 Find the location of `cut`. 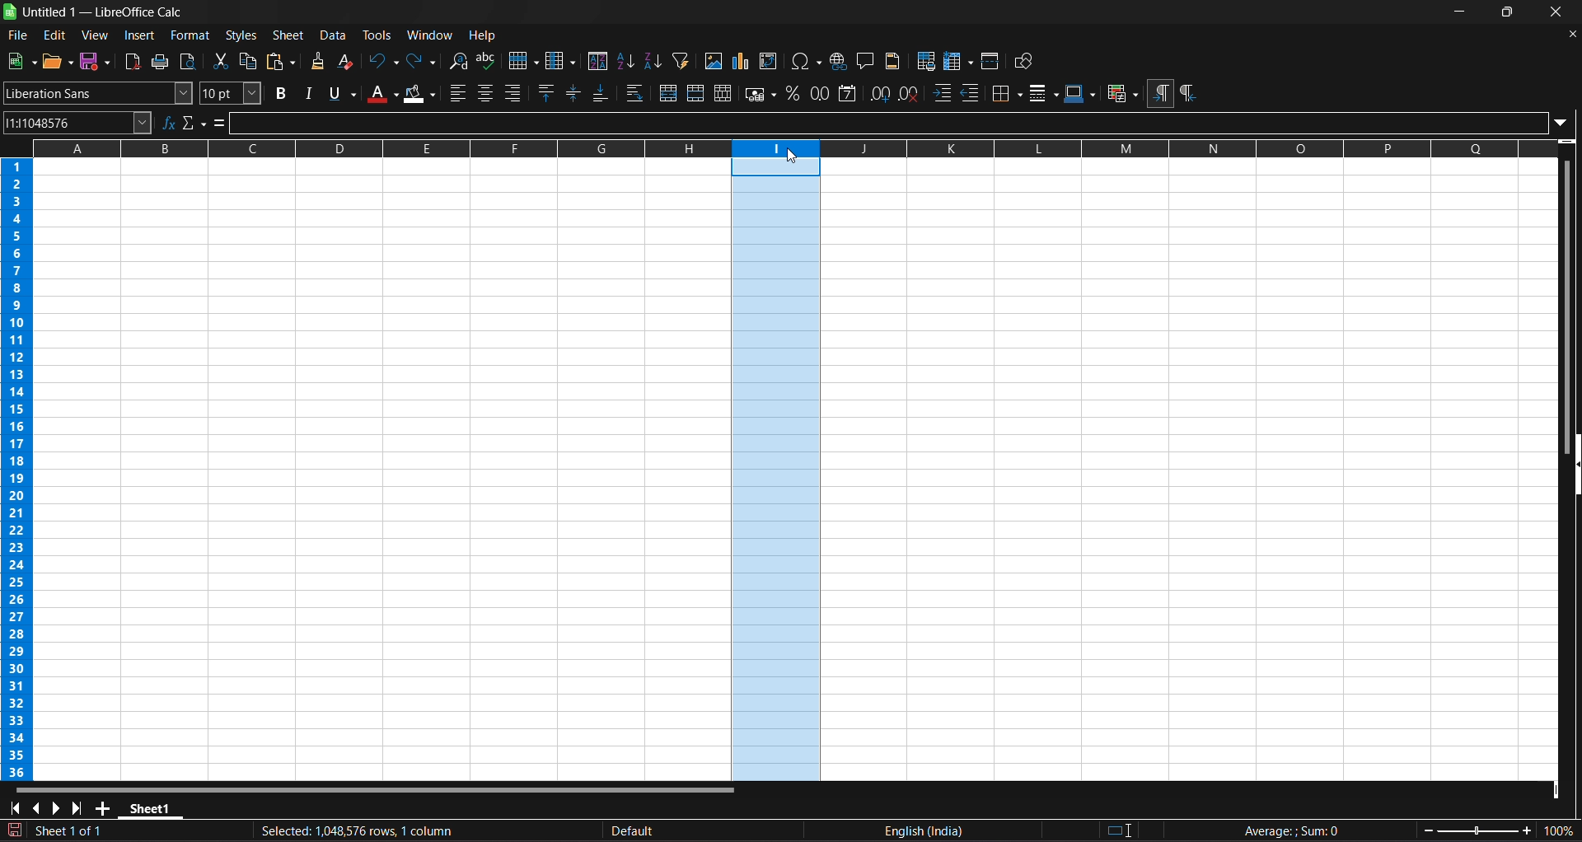

cut is located at coordinates (220, 60).